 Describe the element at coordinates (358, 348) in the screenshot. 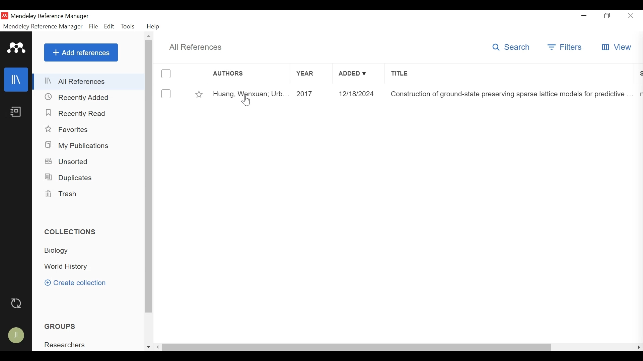

I see `Horizontal Scroll bar` at that location.